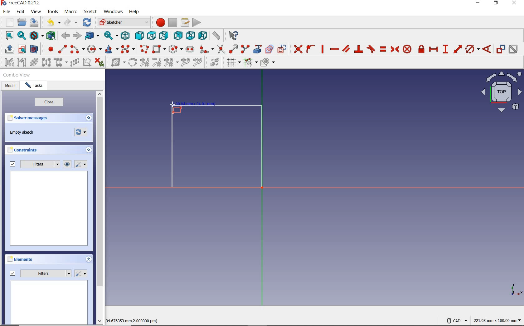  I want to click on tools, so click(52, 12).